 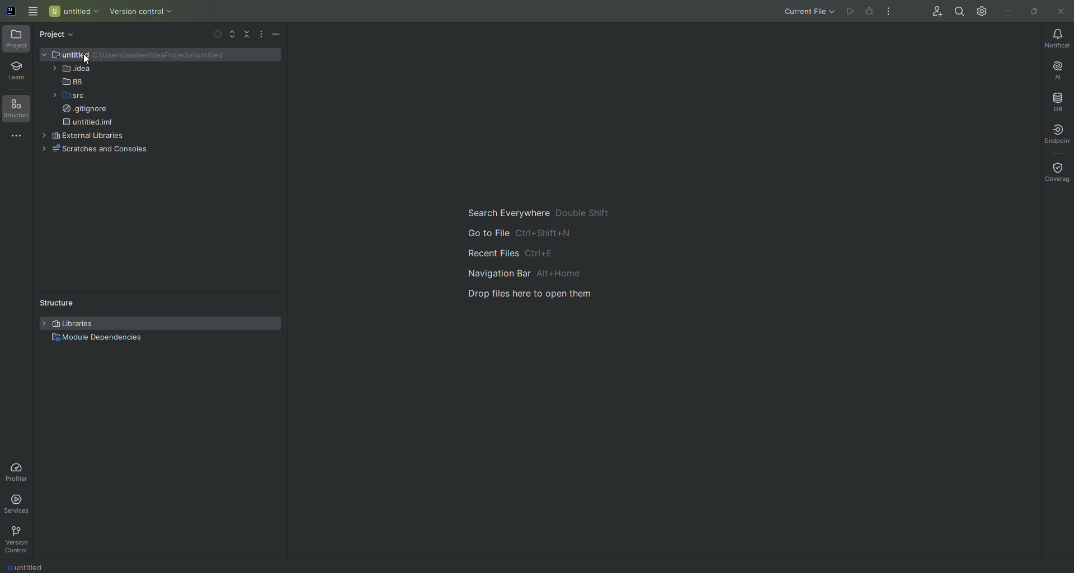 I want to click on untitled.iml, so click(x=91, y=123).